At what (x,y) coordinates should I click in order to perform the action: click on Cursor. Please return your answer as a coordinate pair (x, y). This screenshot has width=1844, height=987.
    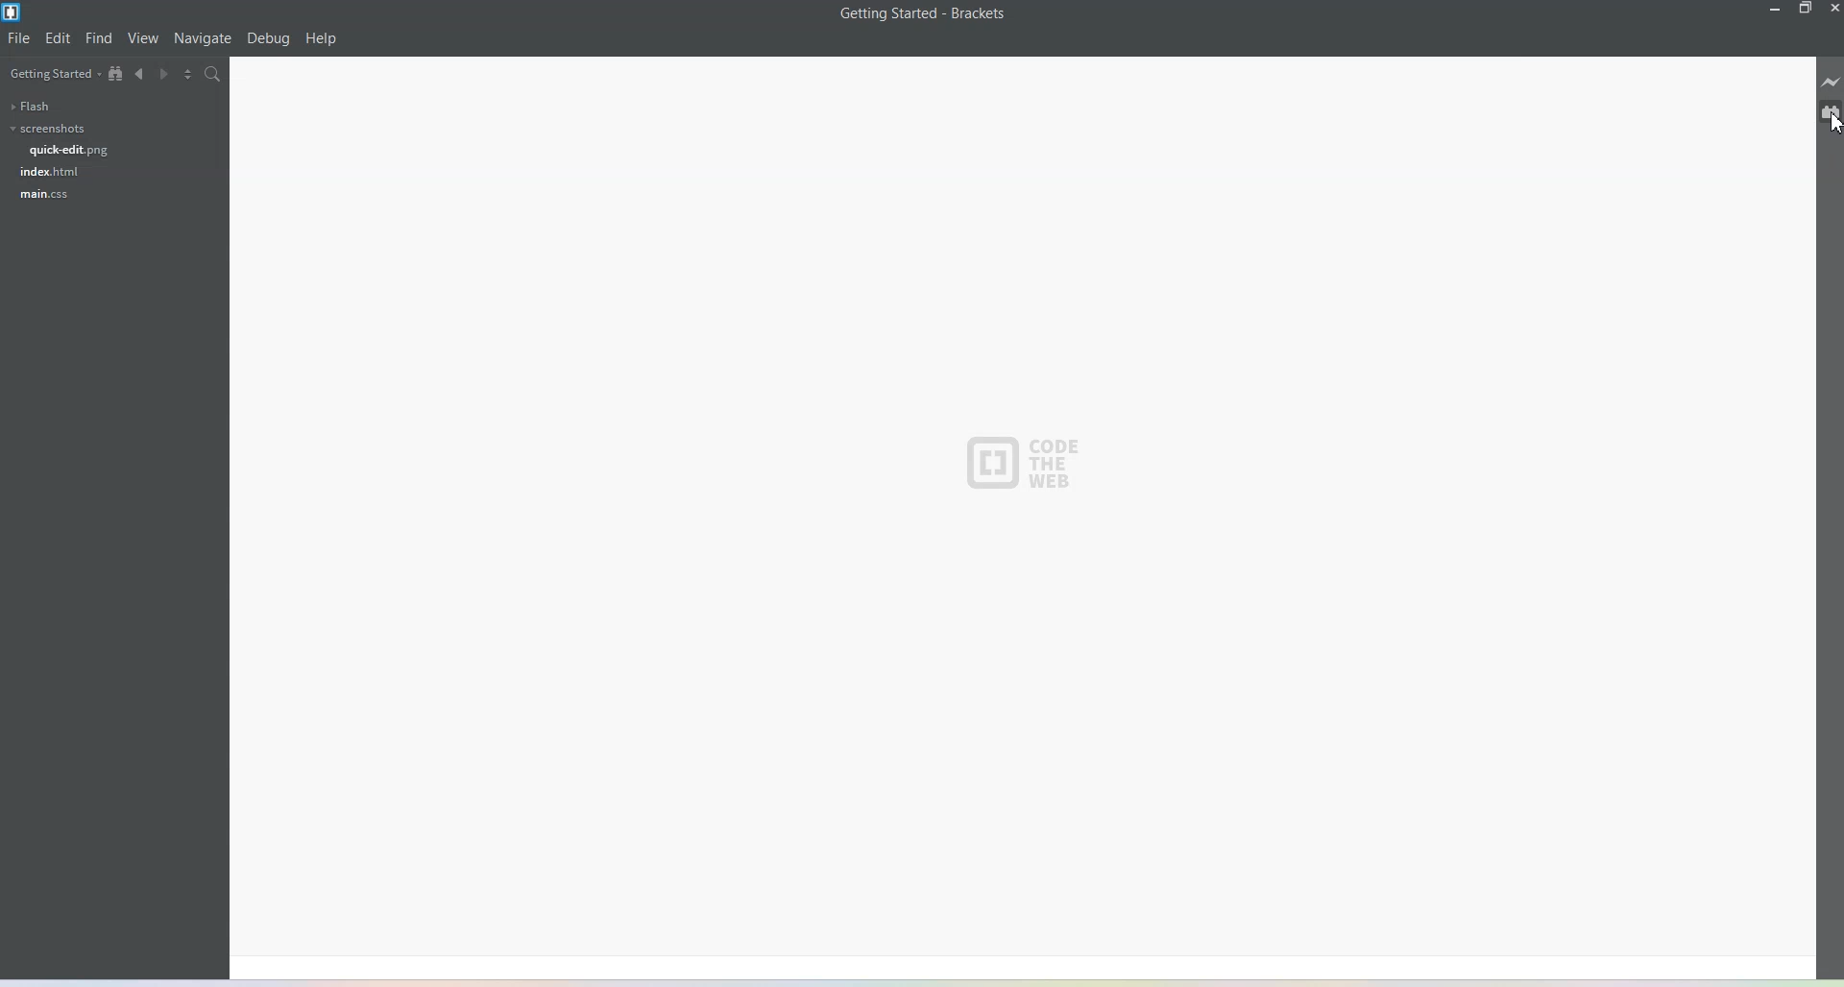
    Looking at the image, I should click on (1827, 128).